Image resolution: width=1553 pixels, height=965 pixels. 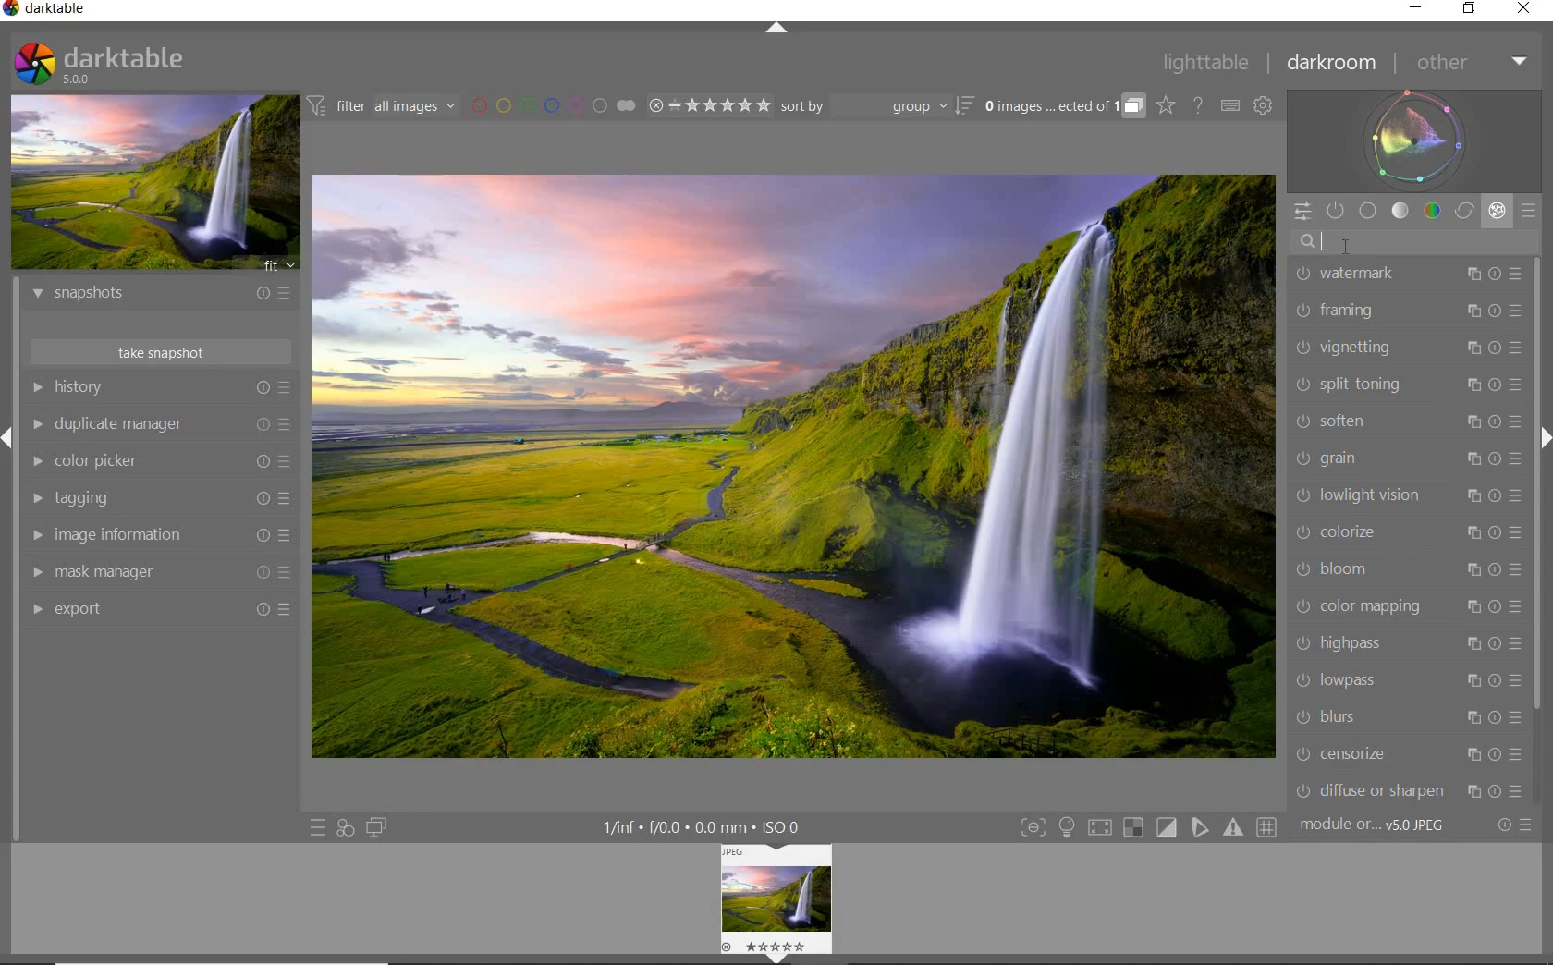 What do you see at coordinates (1408, 646) in the screenshot?
I see `highpass` at bounding box center [1408, 646].